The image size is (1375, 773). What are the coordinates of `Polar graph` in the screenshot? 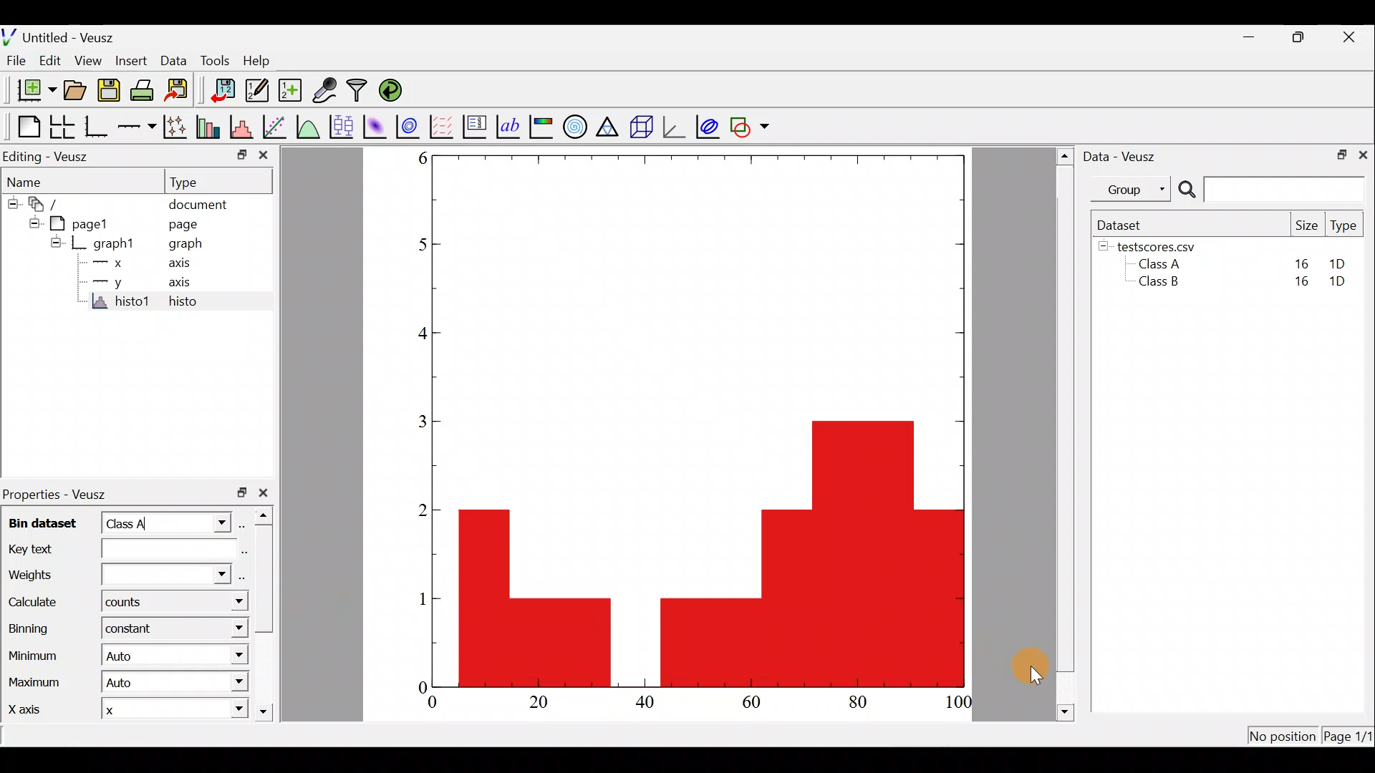 It's located at (575, 127).